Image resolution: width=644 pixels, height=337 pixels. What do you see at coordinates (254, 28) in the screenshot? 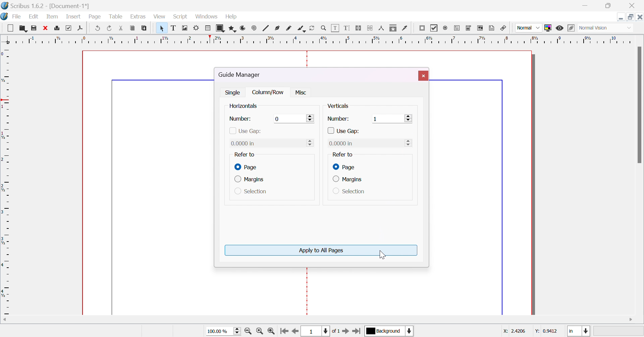
I see `spiral` at bounding box center [254, 28].